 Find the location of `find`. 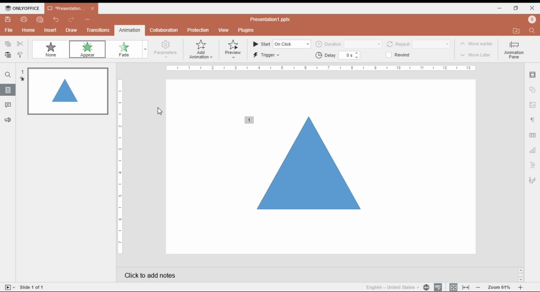

find is located at coordinates (532, 31).